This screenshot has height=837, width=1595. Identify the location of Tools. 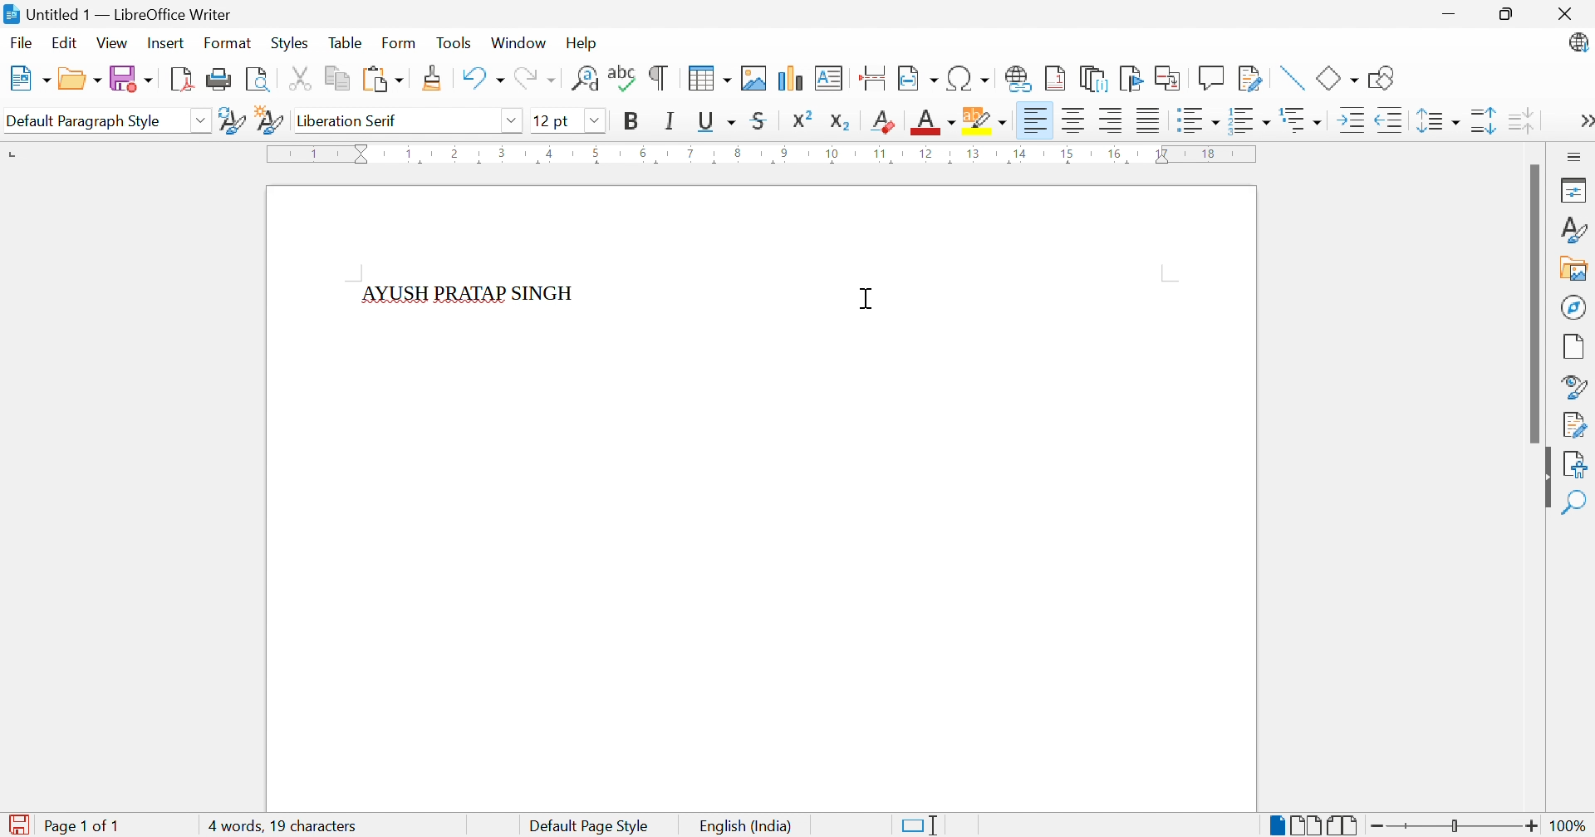
(454, 42).